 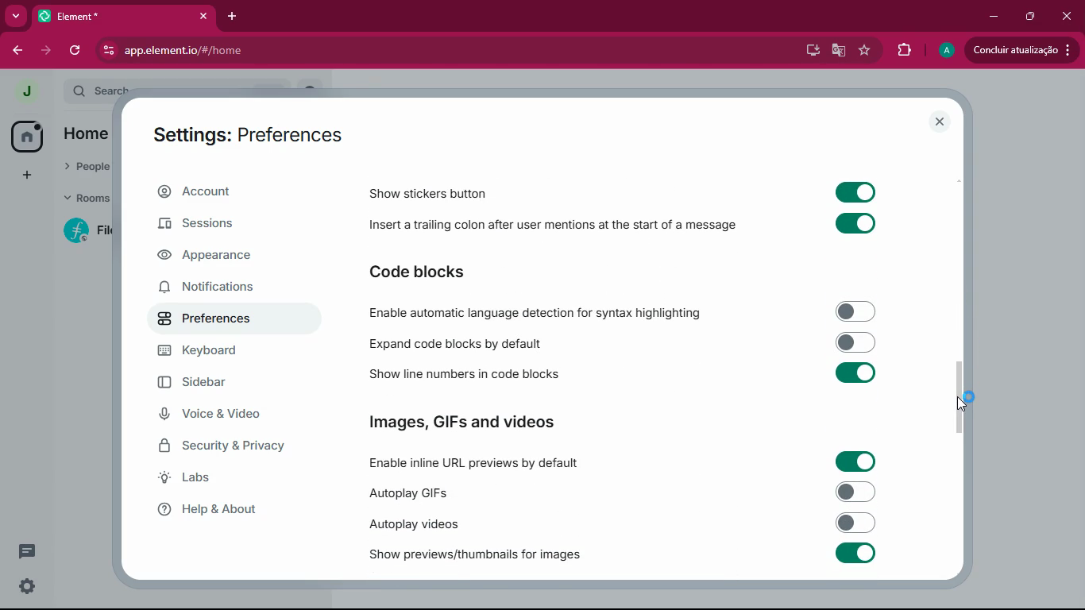 I want to click on Settings : Preferences, so click(x=244, y=133).